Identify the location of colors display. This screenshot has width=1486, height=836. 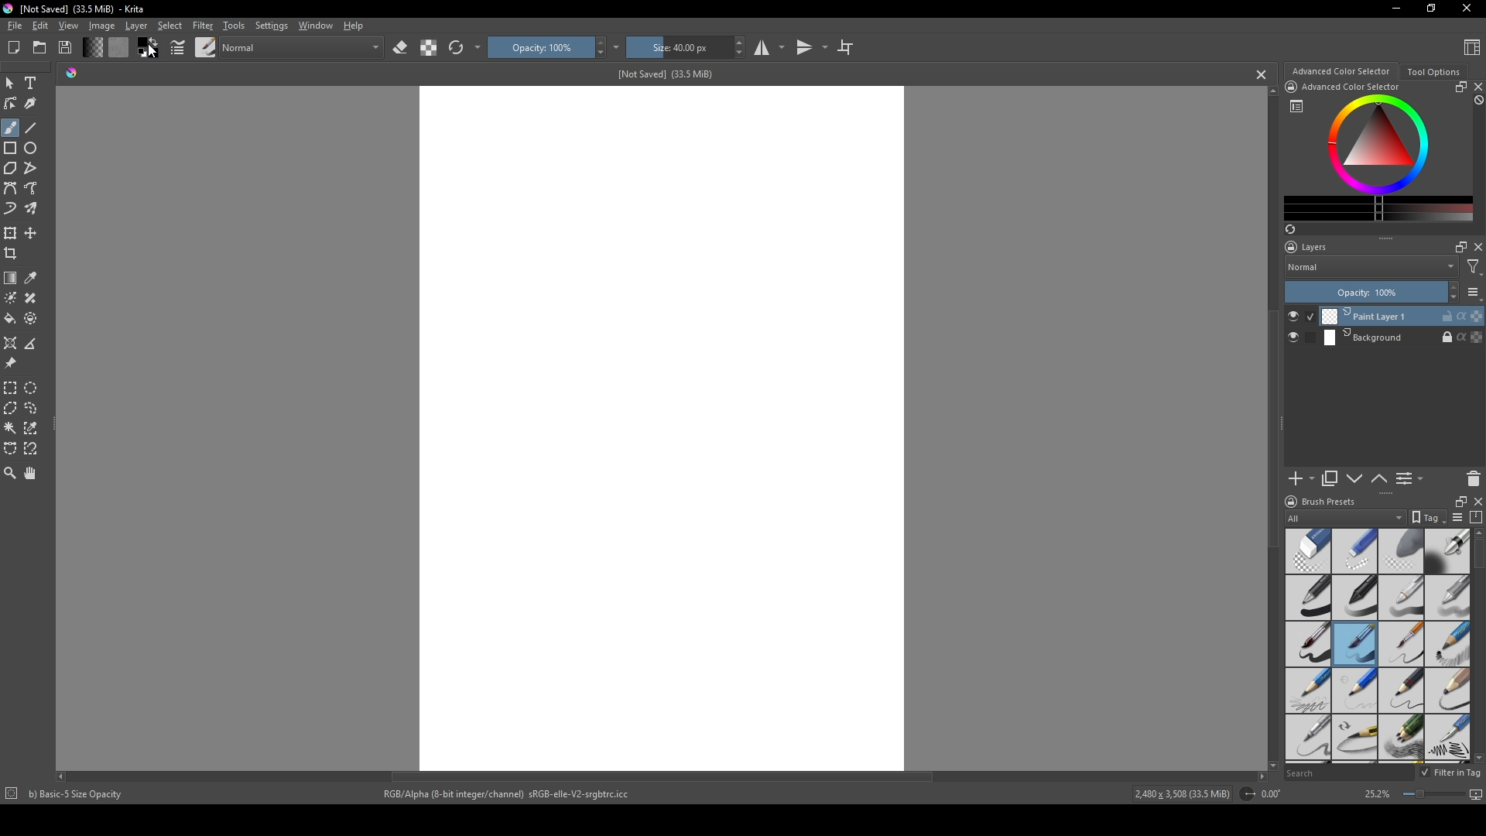
(1380, 145).